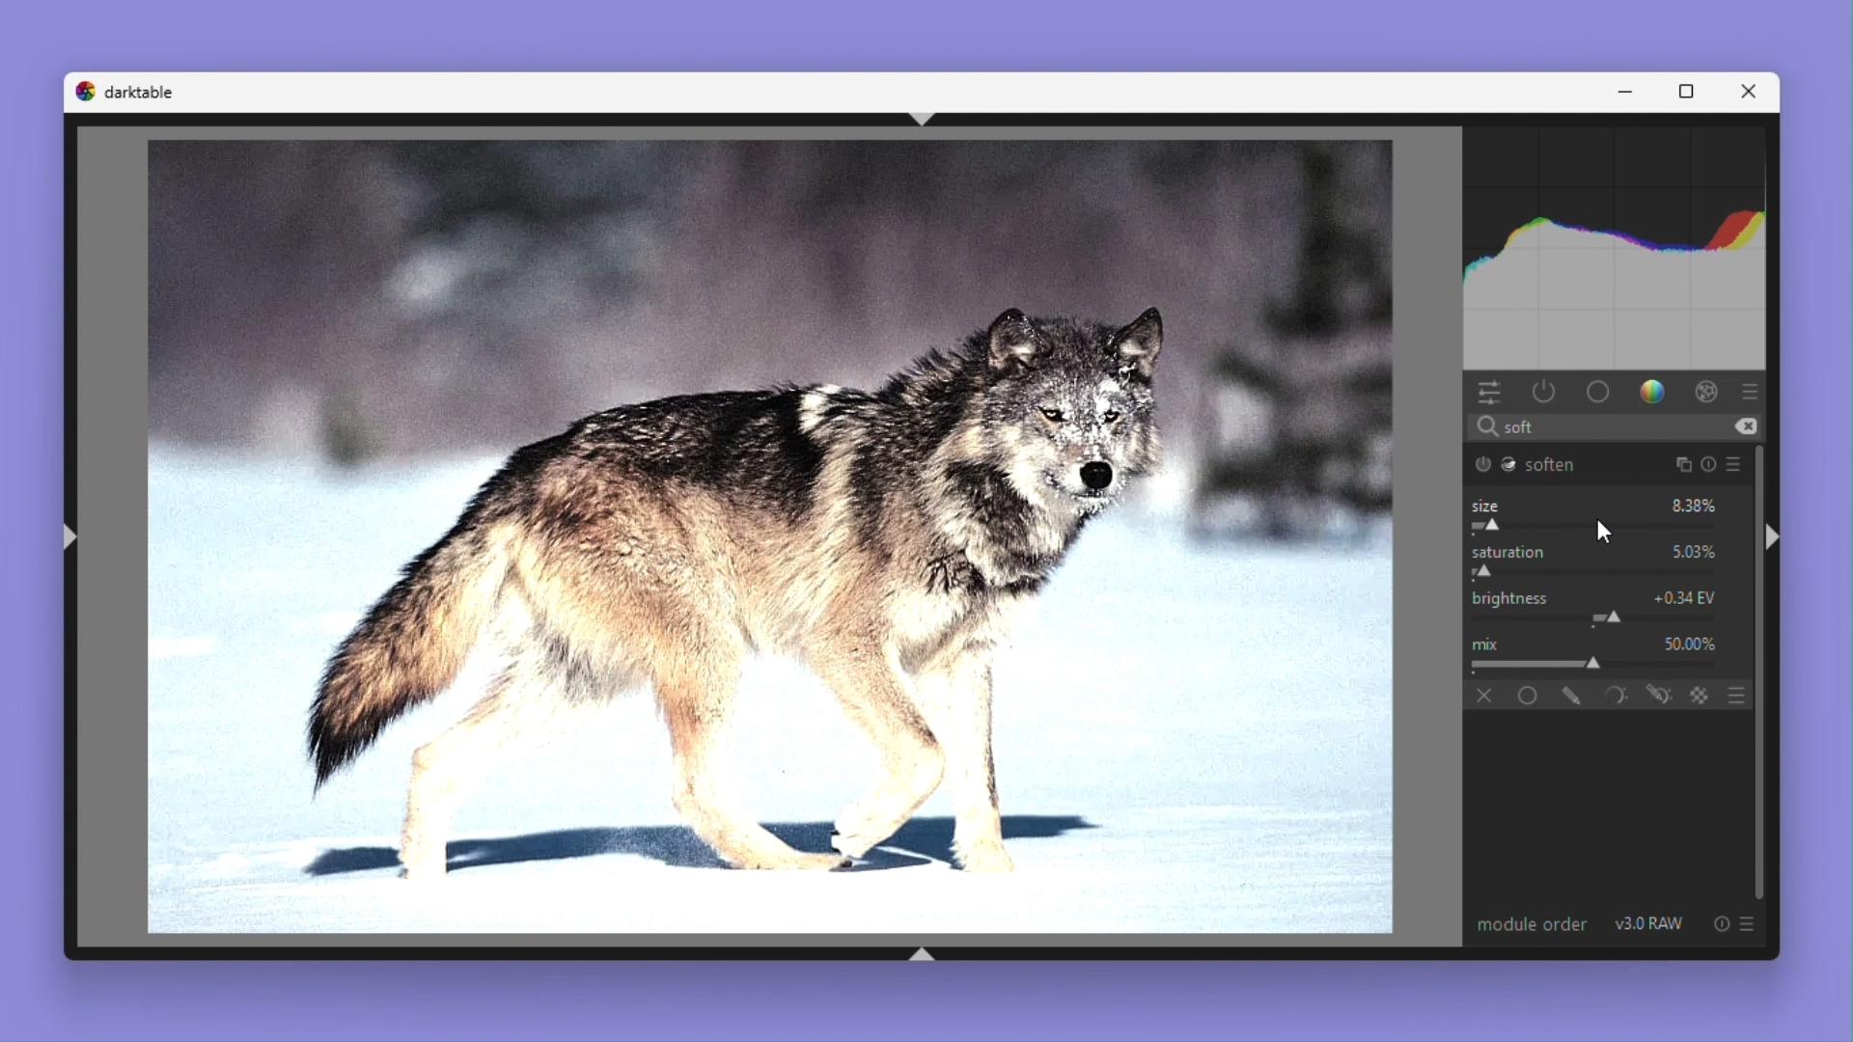 Image resolution: width=1853 pixels, height=1042 pixels. I want to click on off, so click(1485, 696).